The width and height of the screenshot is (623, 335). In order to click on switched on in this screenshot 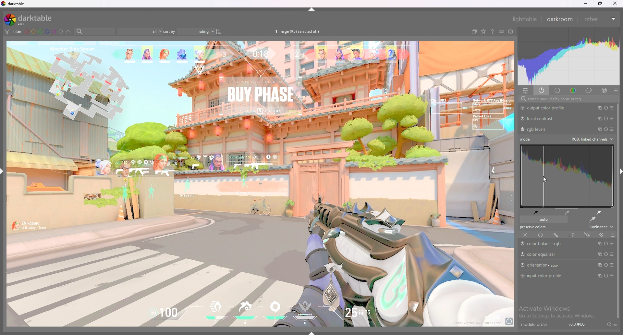, I will do `click(521, 276)`.